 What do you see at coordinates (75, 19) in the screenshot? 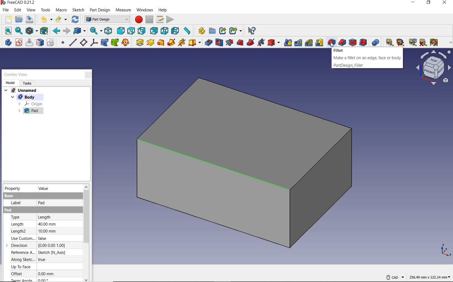
I see `refresh` at bounding box center [75, 19].